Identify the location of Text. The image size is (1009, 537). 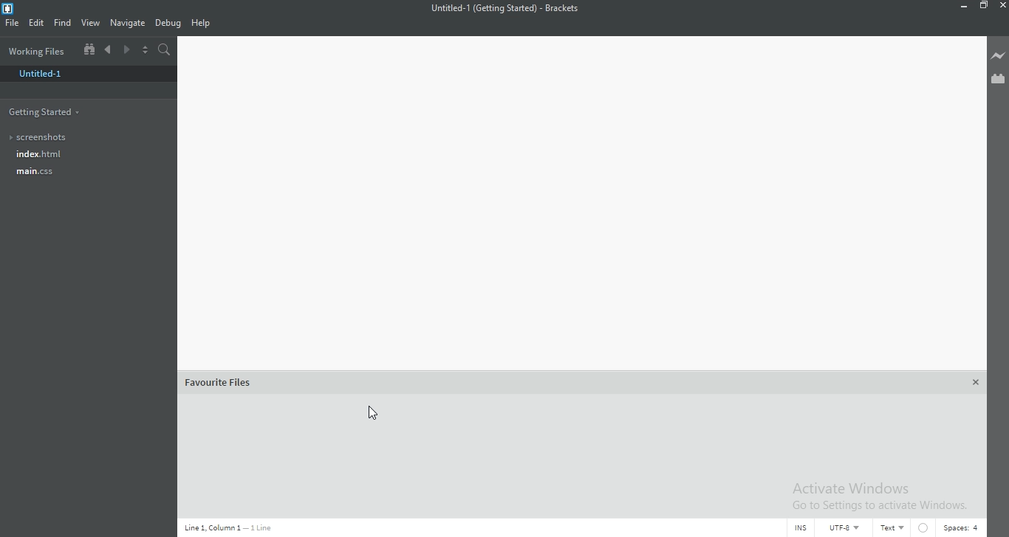
(896, 526).